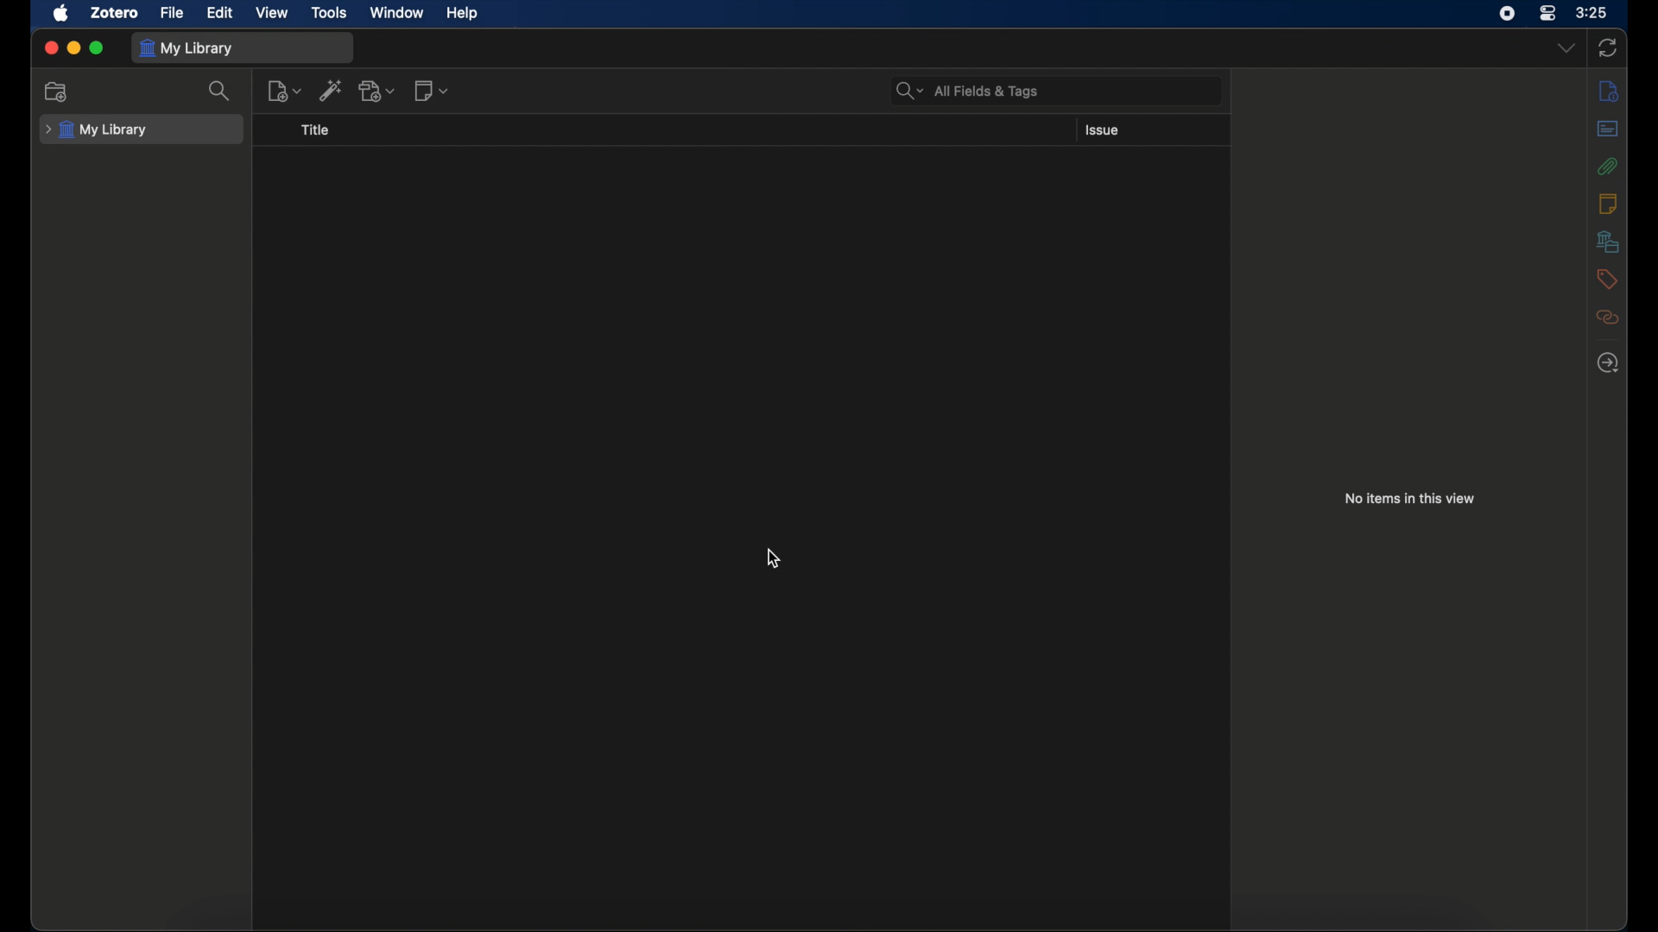 This screenshot has width=1658, height=932. I want to click on edit, so click(219, 12).